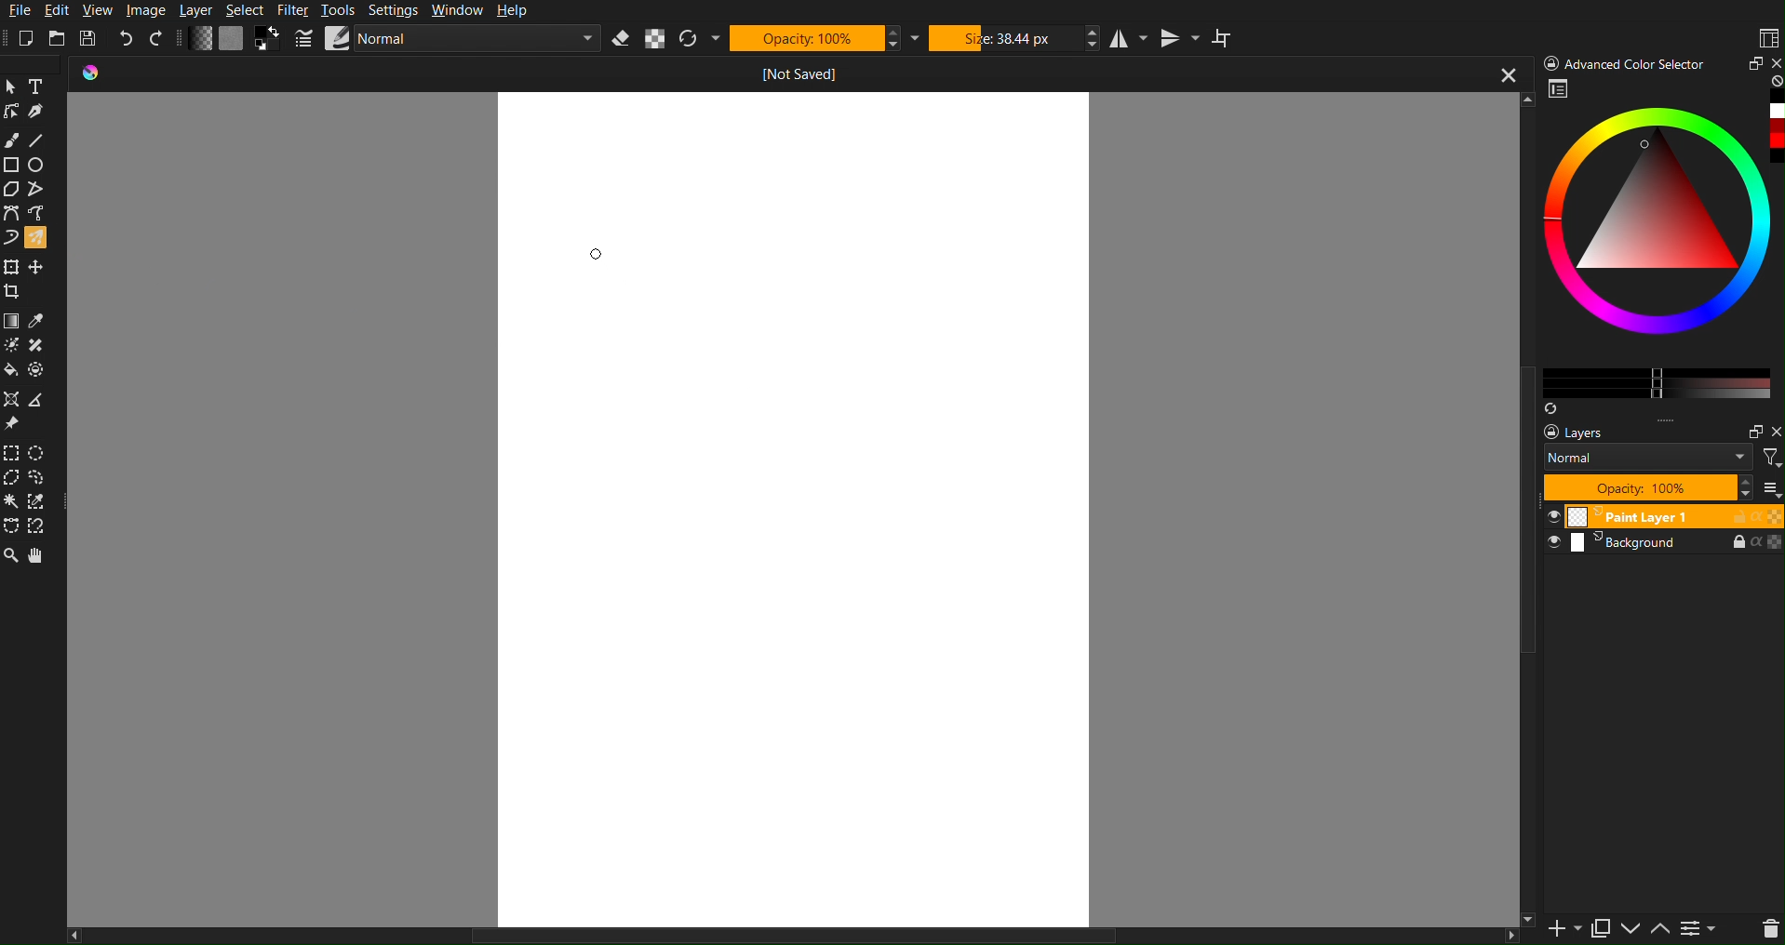 The height and width of the screenshot is (945, 1785). Describe the element at coordinates (41, 166) in the screenshot. I see `Eclipse` at that location.